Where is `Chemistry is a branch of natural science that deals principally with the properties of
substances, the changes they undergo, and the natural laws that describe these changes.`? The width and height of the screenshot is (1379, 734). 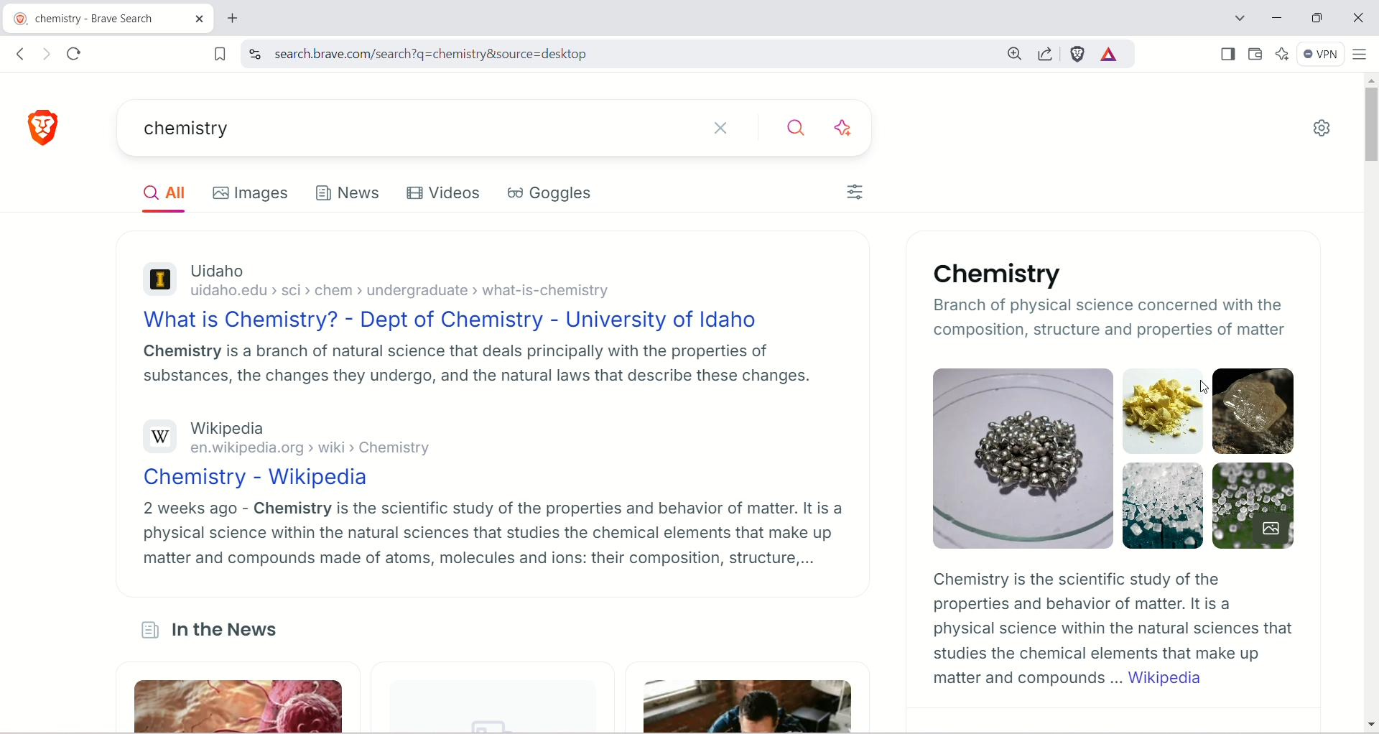
Chemistry is a branch of natural science that deals principally with the properties of
substances, the changes they undergo, and the natural laws that describe these changes. is located at coordinates (474, 366).